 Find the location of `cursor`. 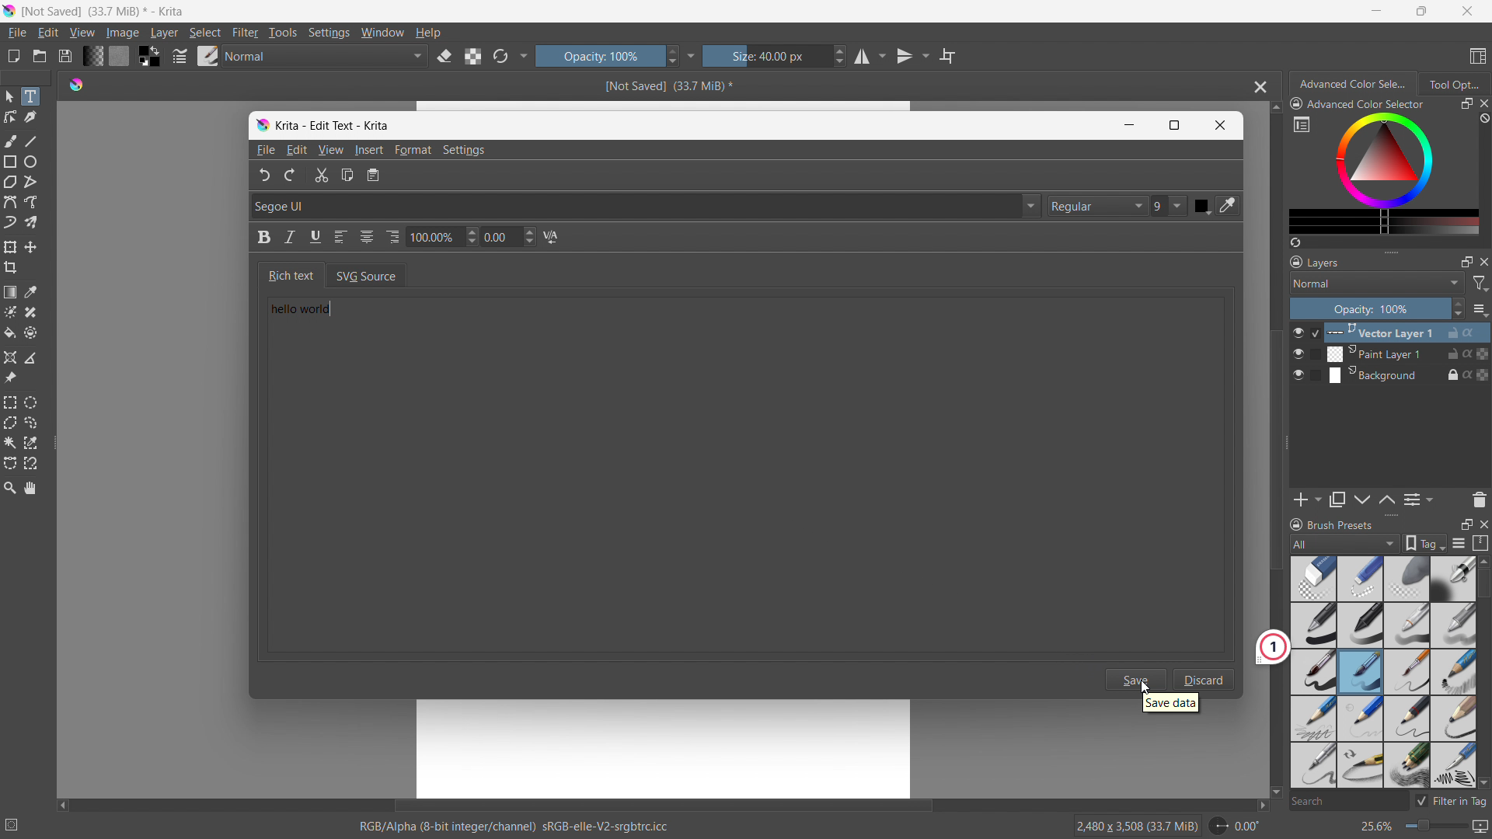

cursor is located at coordinates (1145, 687).